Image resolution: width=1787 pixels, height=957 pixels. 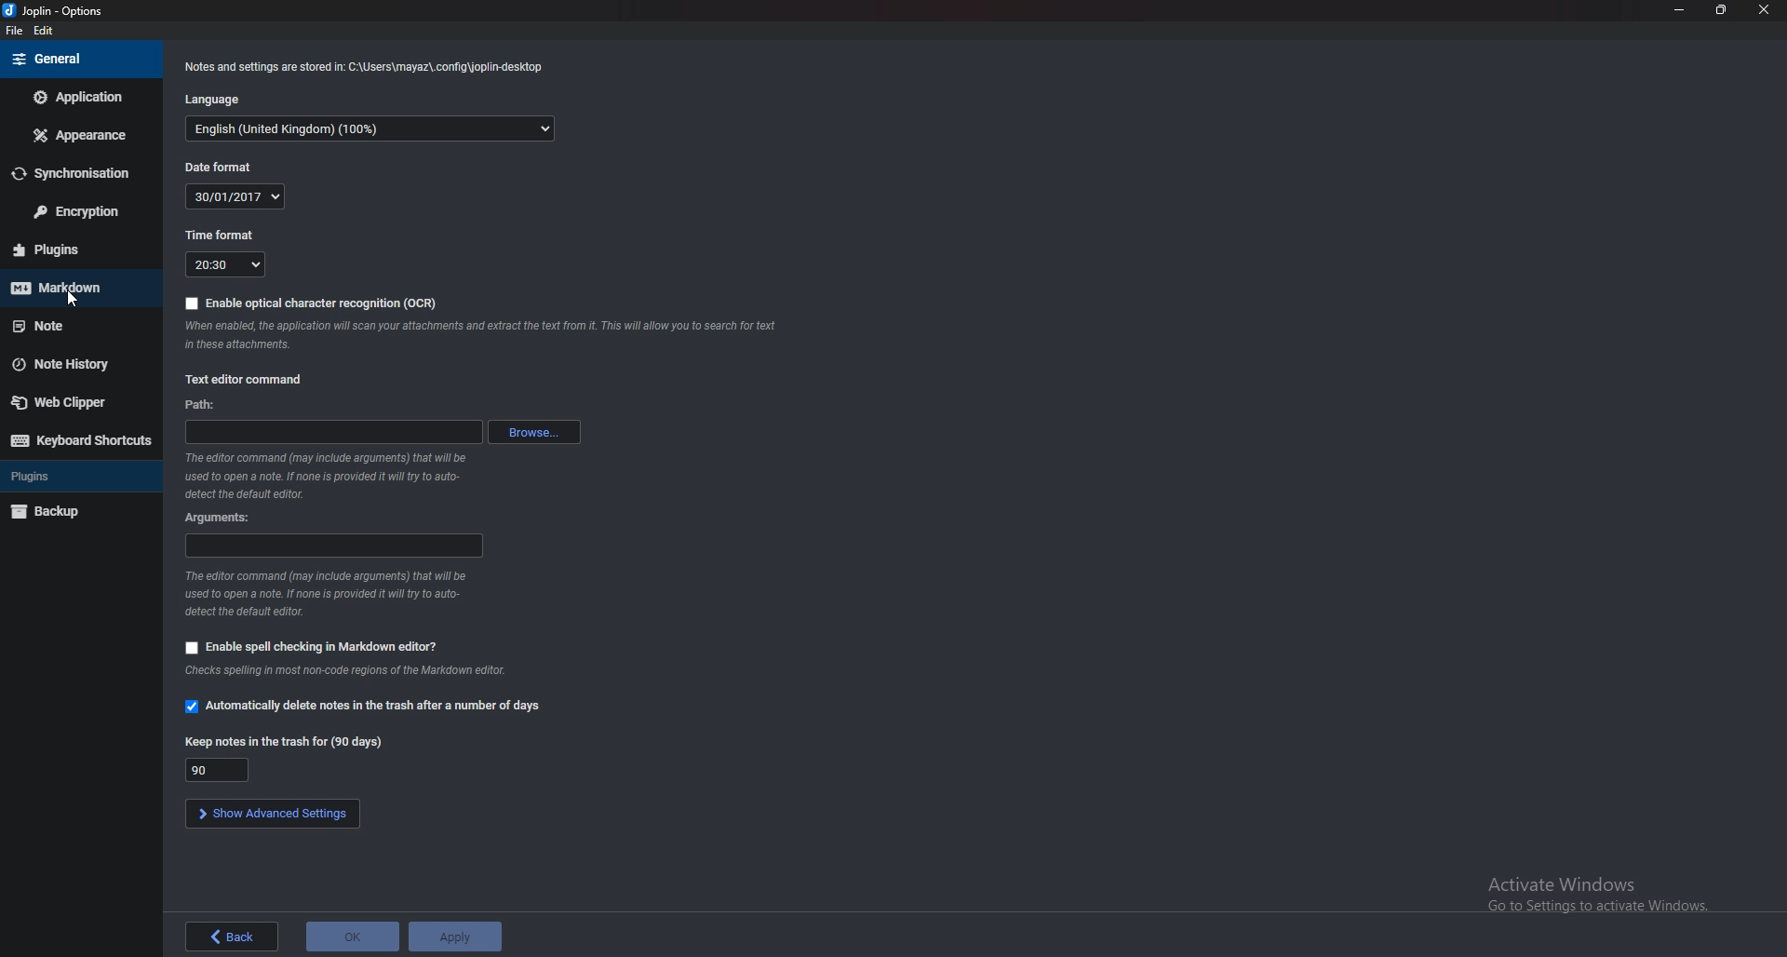 I want to click on Automatically delete notes, so click(x=369, y=704).